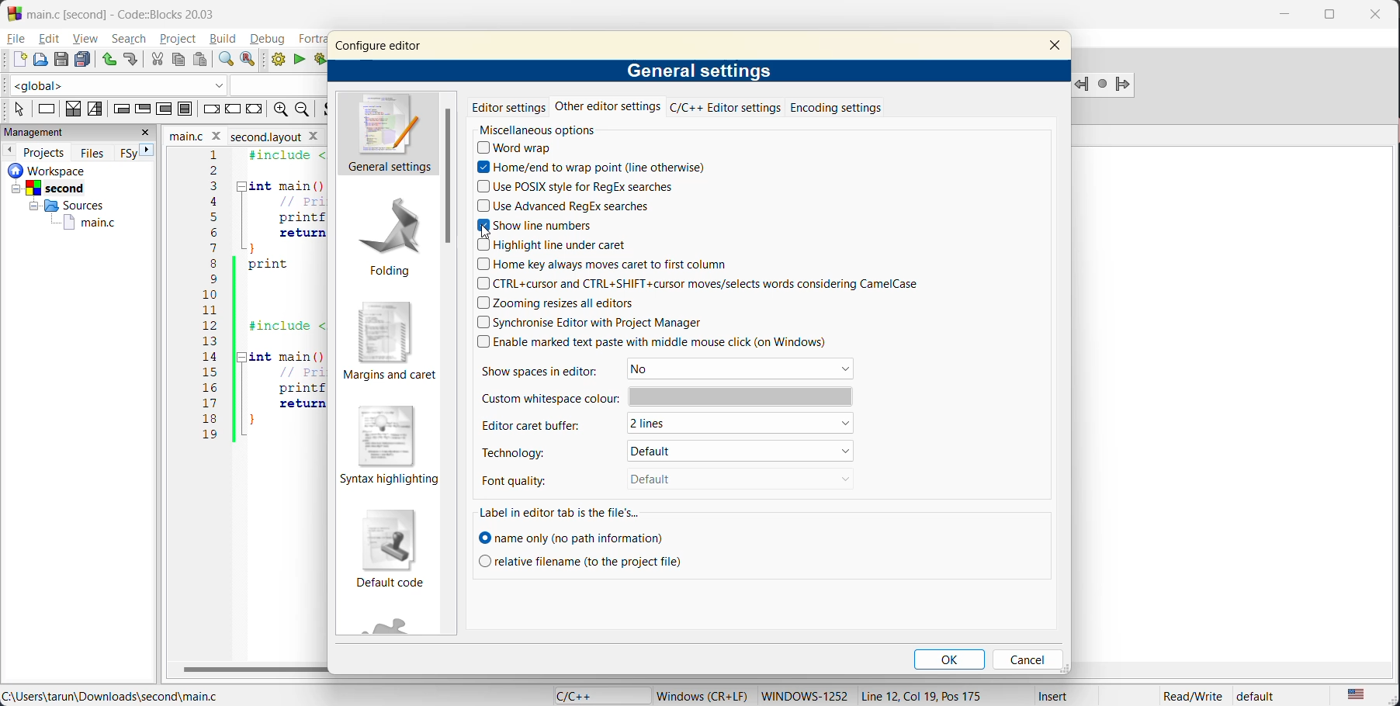 This screenshot has width=1400, height=706. I want to click on text language, so click(1359, 694).